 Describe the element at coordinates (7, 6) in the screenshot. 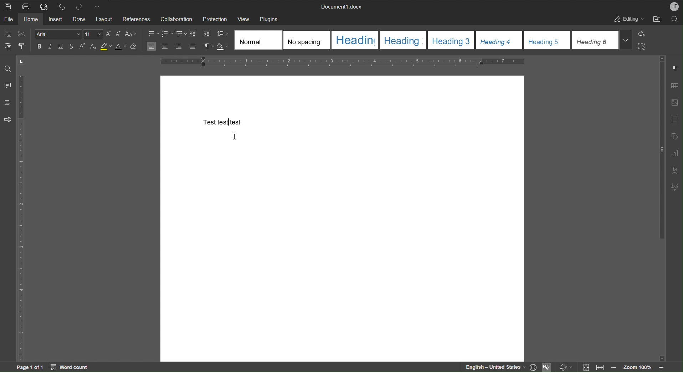

I see `Save` at that location.